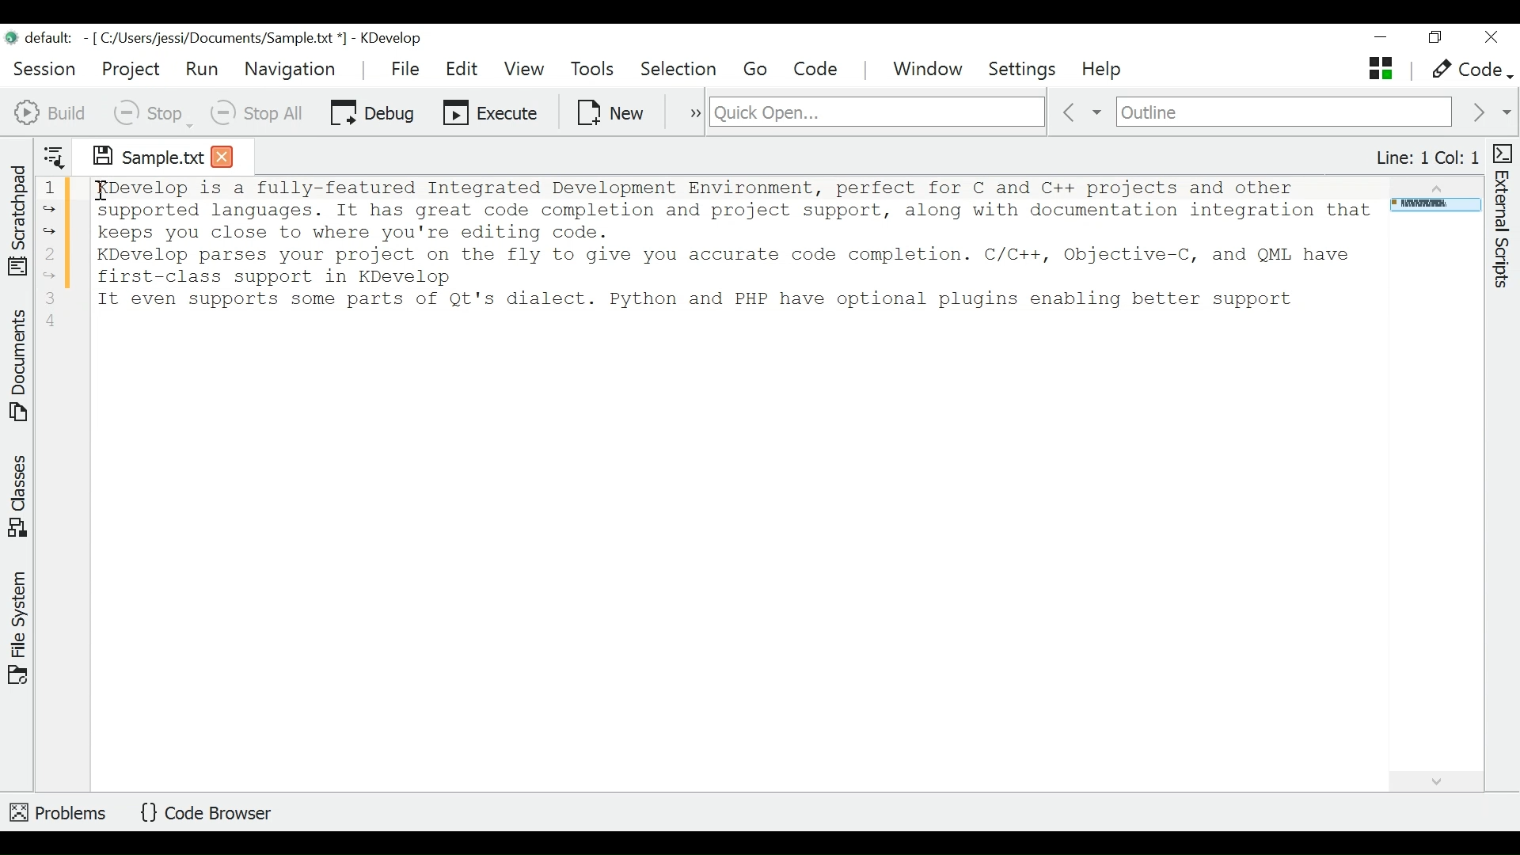 This screenshot has width=1520, height=855. What do you see at coordinates (211, 814) in the screenshot?
I see `Code Browser` at bounding box center [211, 814].